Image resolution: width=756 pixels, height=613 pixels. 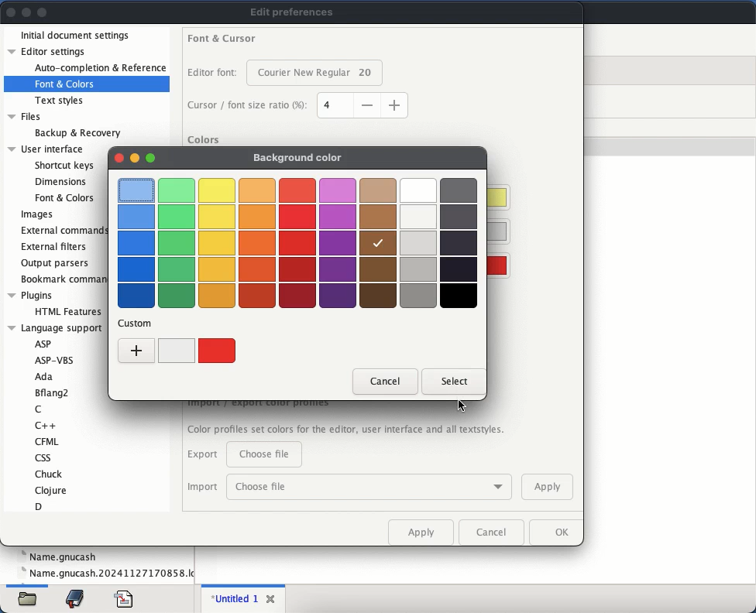 I want to click on name.gnucash, so click(x=60, y=556).